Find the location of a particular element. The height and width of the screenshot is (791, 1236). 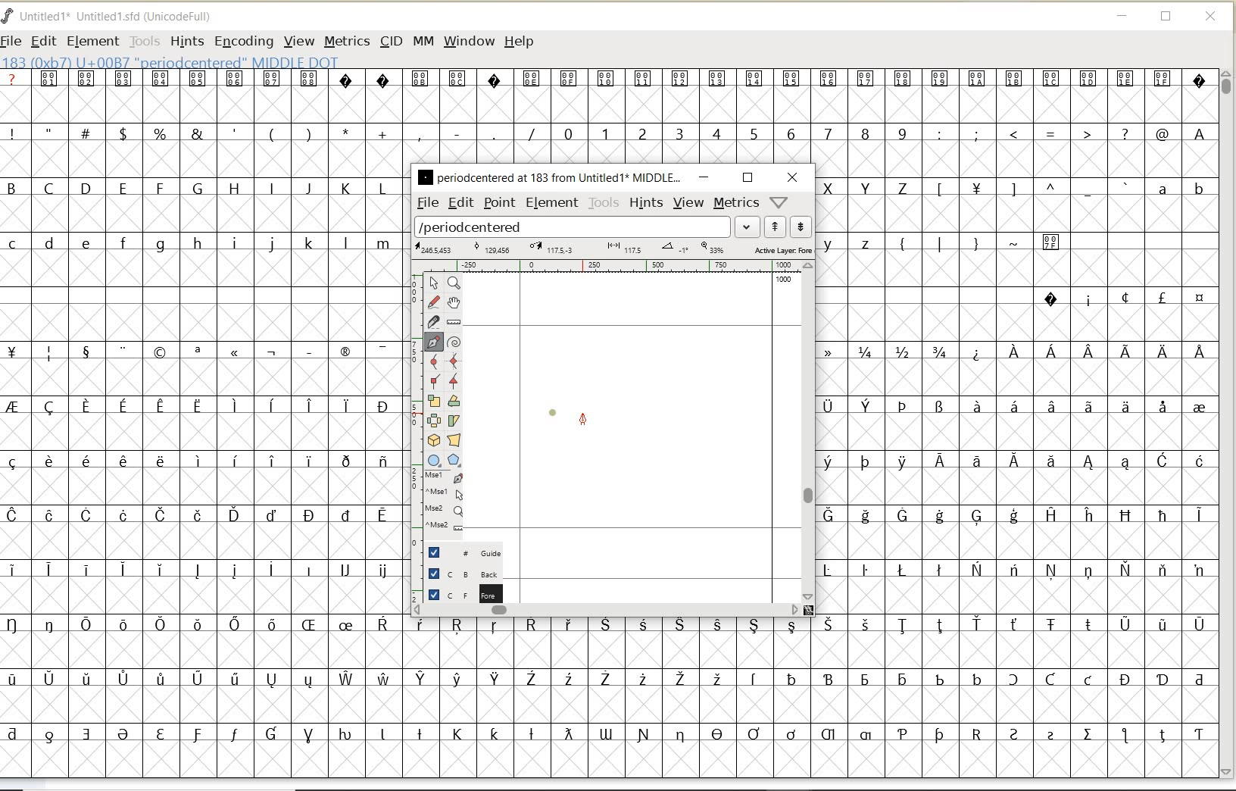

draw a freehand curve is located at coordinates (433, 300).